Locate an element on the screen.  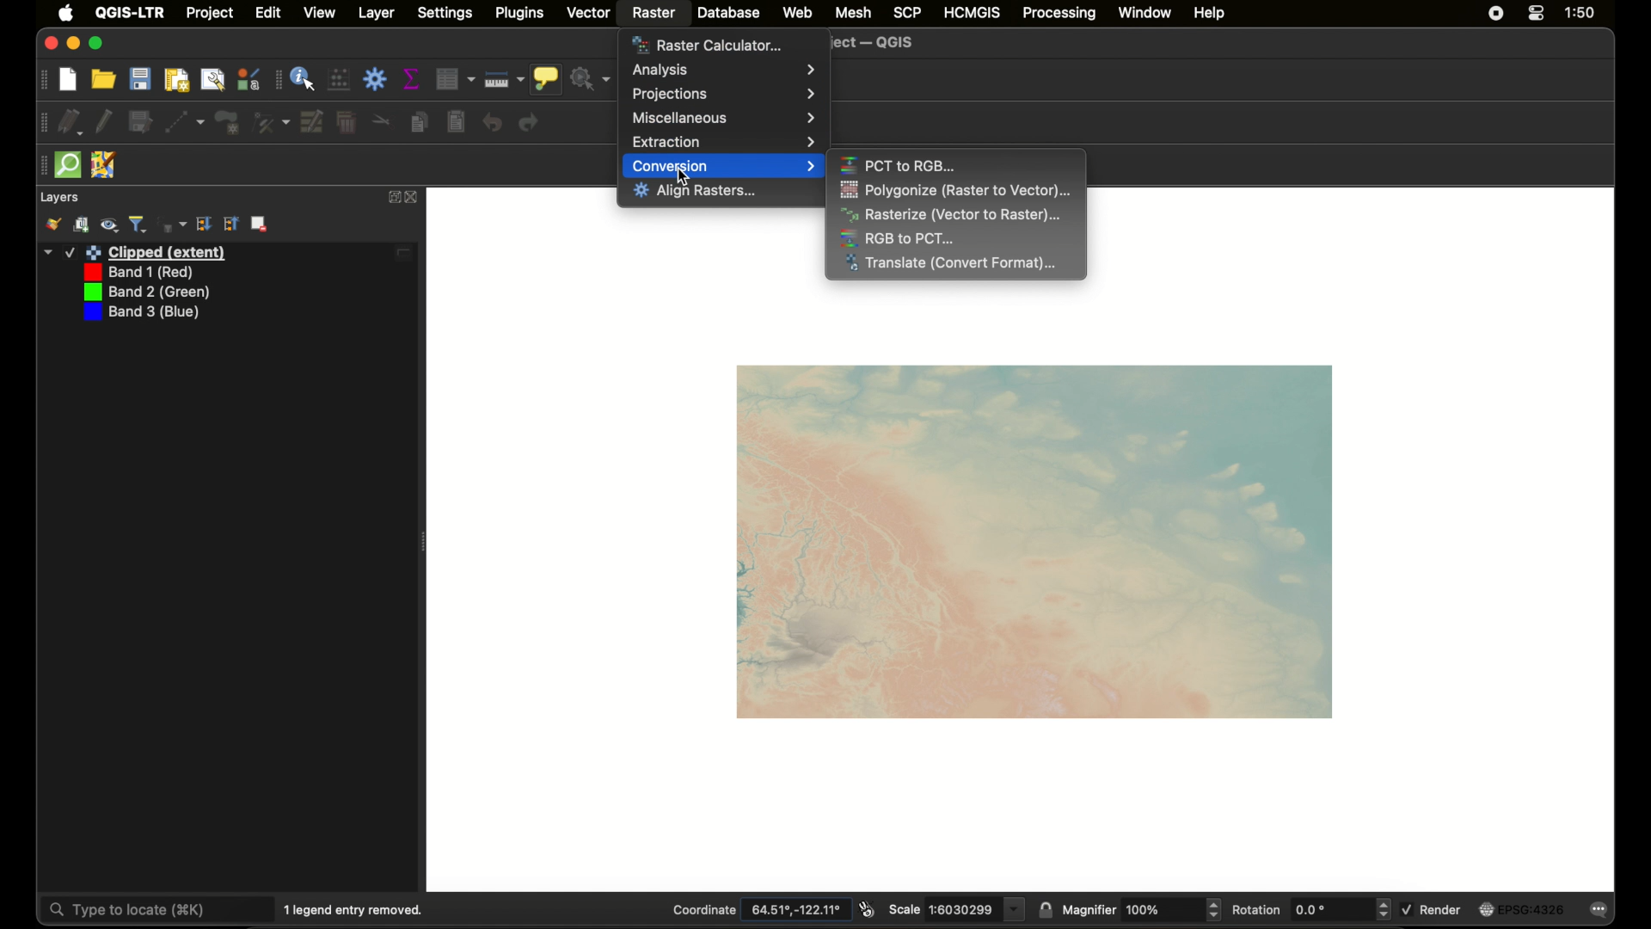
identify feature is located at coordinates (304, 78).